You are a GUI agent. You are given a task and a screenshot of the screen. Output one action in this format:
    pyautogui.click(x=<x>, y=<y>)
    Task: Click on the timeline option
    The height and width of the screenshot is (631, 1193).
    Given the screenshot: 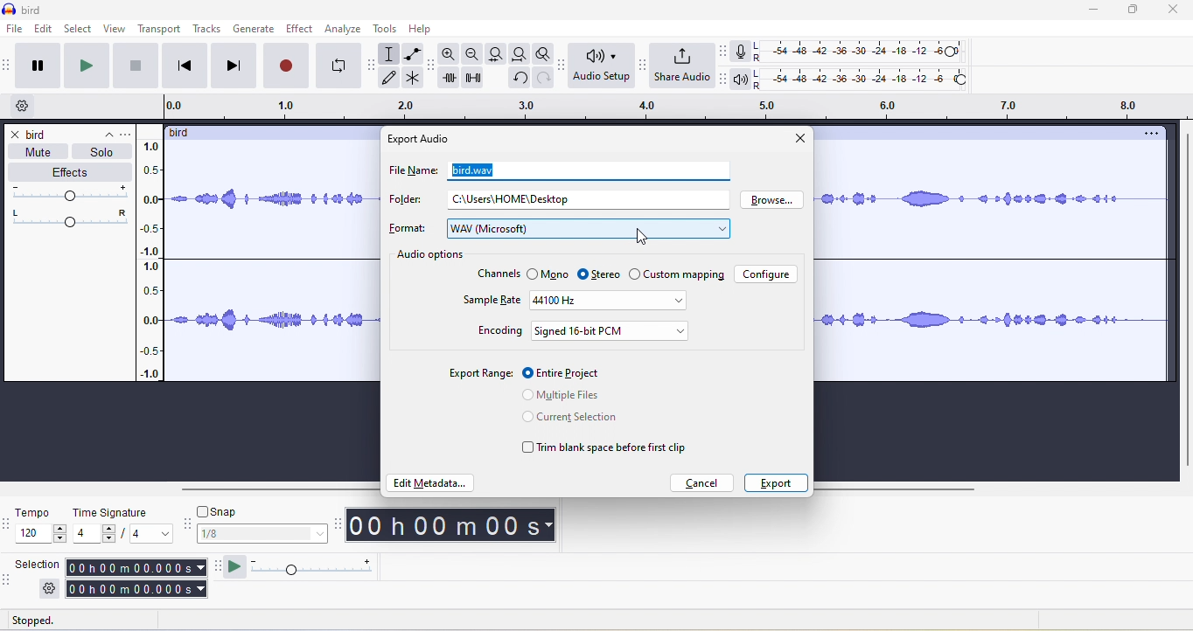 What is the action you would take?
    pyautogui.click(x=25, y=107)
    